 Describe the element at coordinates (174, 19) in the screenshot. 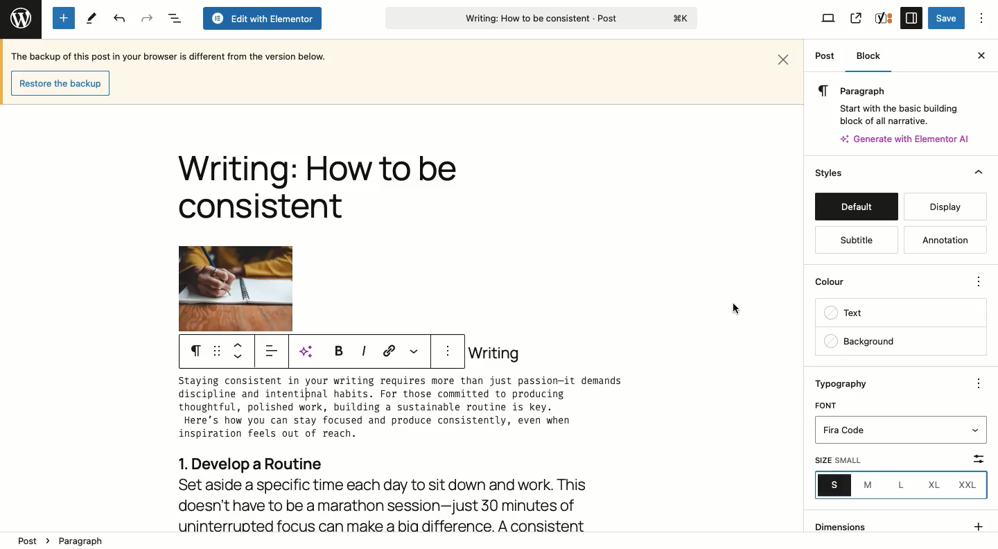

I see `Document overview` at that location.